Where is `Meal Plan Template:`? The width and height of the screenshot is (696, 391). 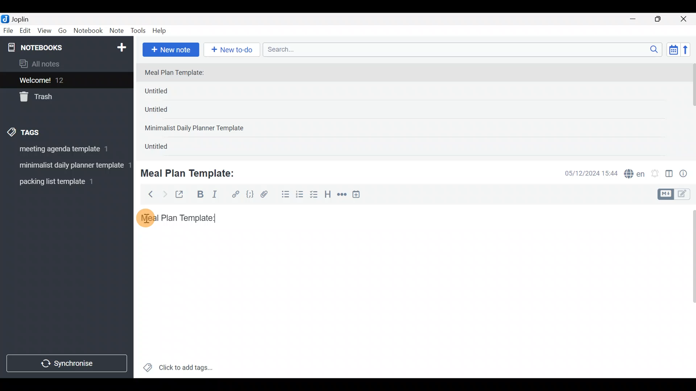
Meal Plan Template: is located at coordinates (192, 172).